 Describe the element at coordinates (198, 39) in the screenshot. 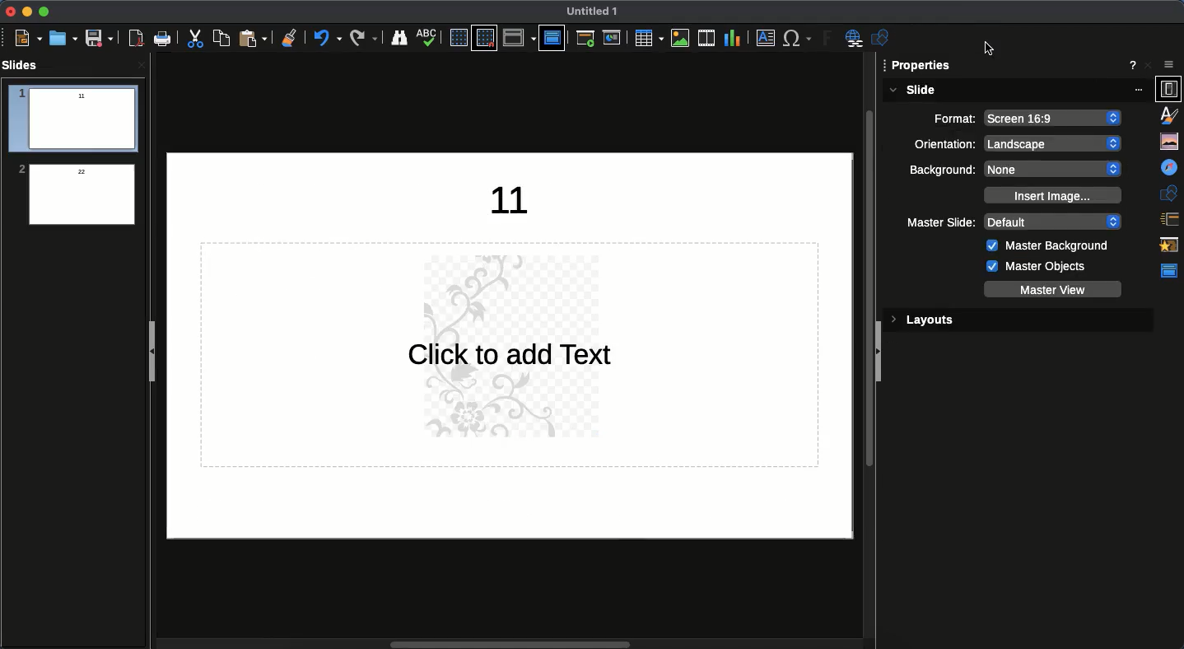

I see `Cut` at that location.